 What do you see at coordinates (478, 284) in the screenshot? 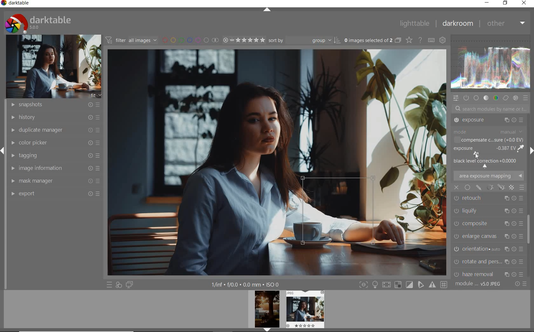
I see `MODULE ORDER` at bounding box center [478, 284].